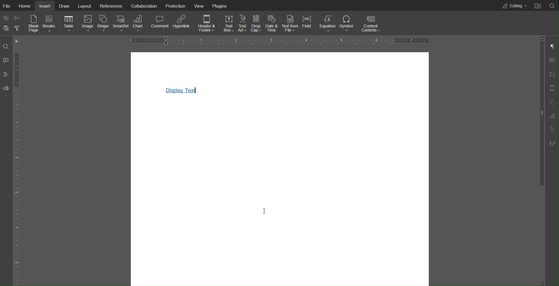 The image size is (559, 286). I want to click on File, so click(8, 6).